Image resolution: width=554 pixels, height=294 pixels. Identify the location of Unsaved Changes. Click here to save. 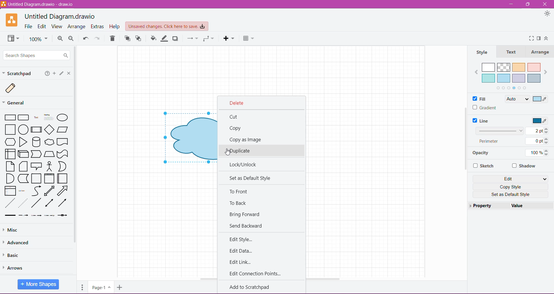
(166, 26).